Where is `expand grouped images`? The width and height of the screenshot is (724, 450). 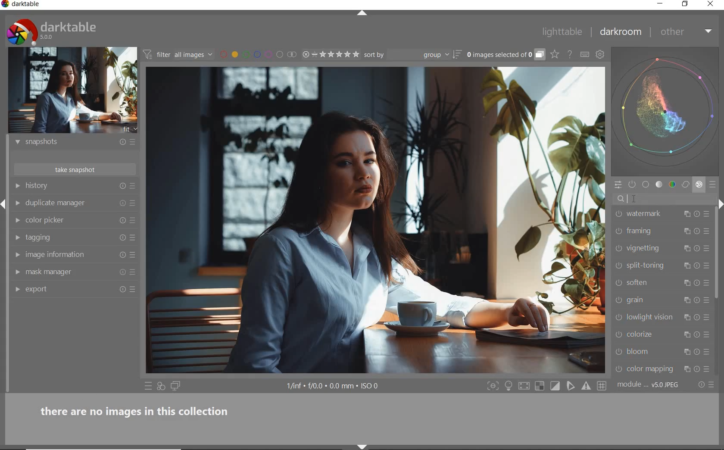 expand grouped images is located at coordinates (505, 55).